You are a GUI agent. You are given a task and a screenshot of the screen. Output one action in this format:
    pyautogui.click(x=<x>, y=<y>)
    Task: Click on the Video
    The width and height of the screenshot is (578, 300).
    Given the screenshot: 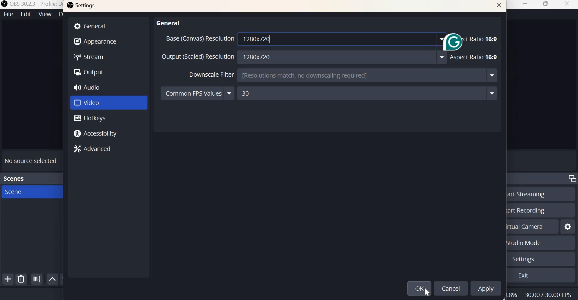 What is the action you would take?
    pyautogui.click(x=88, y=102)
    